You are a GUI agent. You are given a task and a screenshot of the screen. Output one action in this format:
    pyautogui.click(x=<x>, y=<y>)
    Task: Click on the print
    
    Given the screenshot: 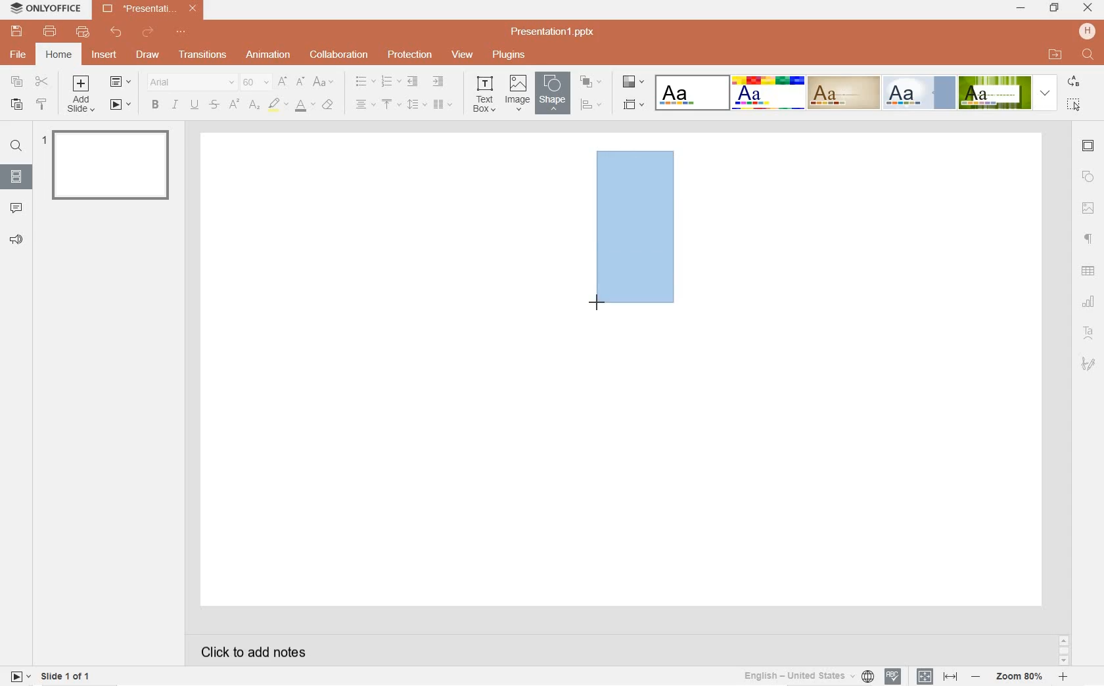 What is the action you would take?
    pyautogui.click(x=51, y=32)
    